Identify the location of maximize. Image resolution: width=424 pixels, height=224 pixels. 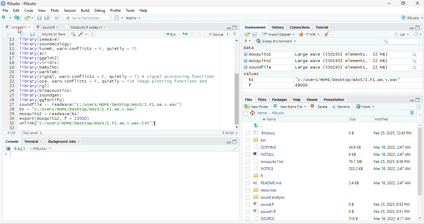
(234, 27).